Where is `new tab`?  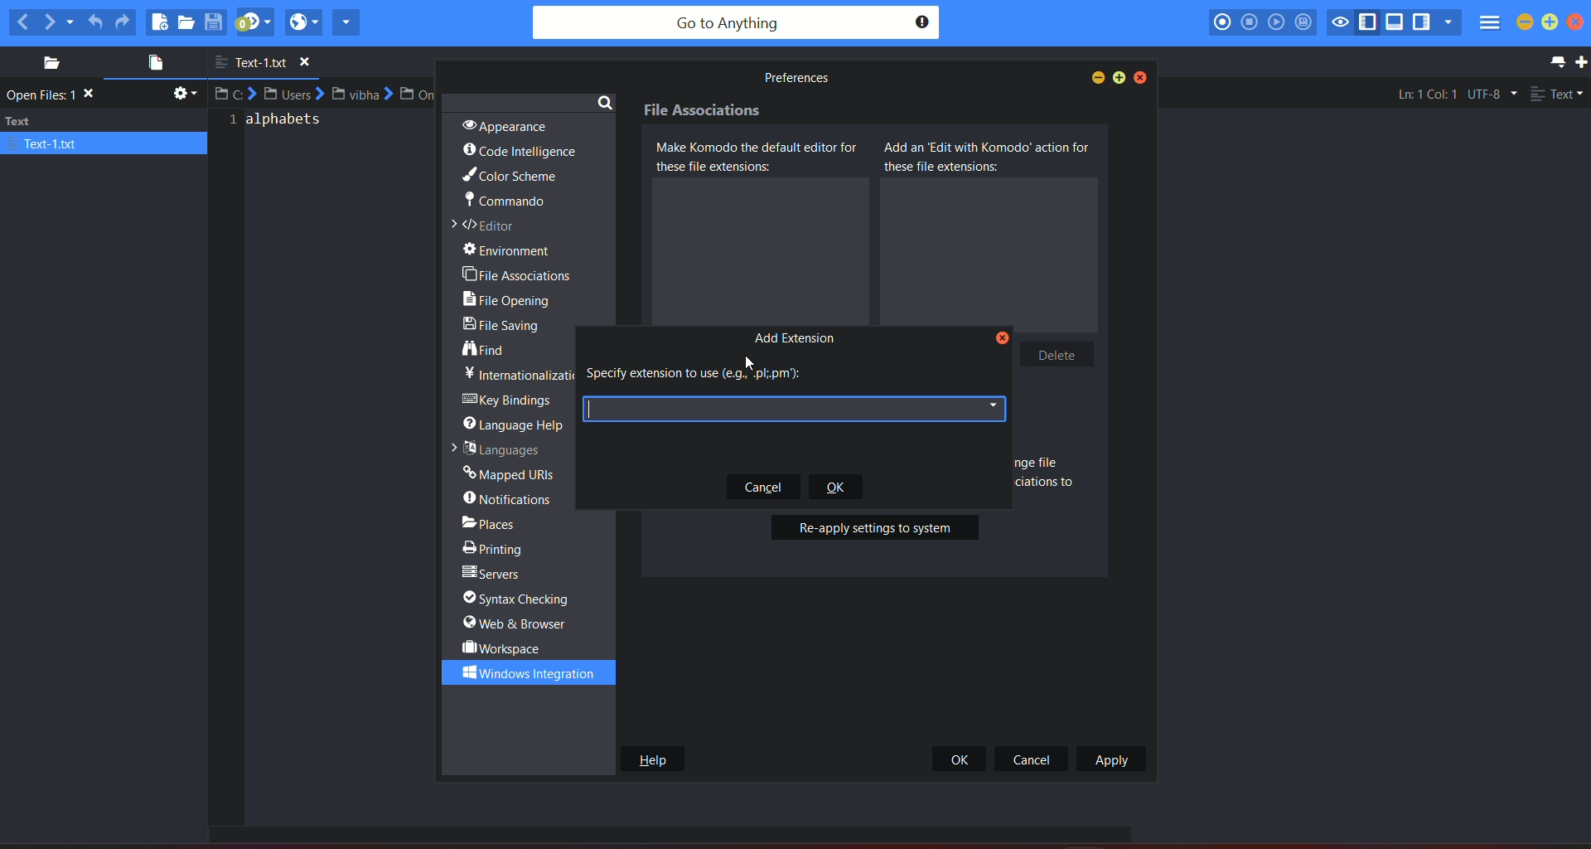 new tab is located at coordinates (1581, 62).